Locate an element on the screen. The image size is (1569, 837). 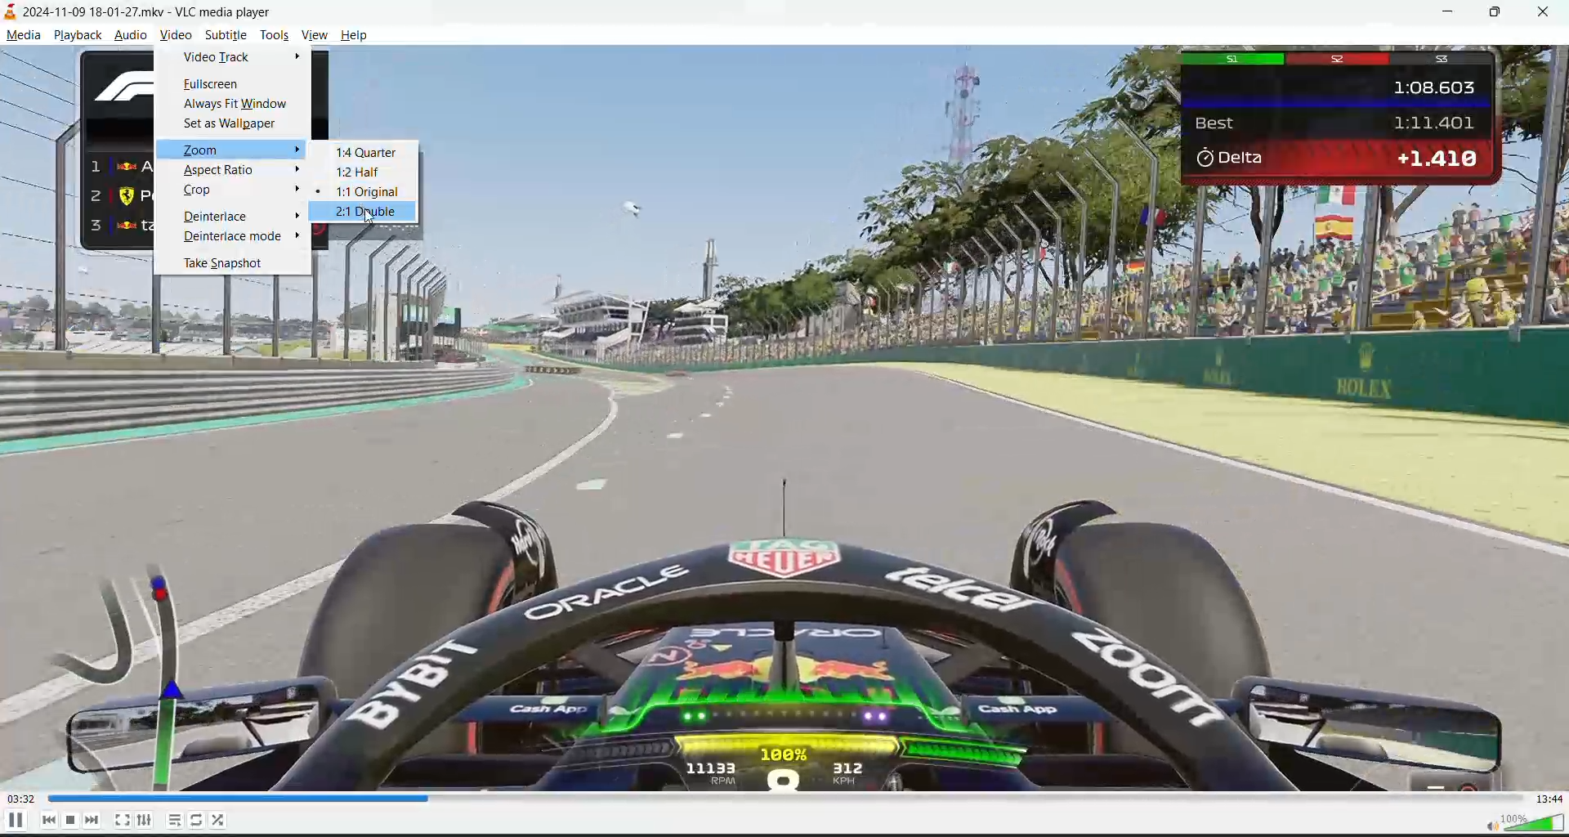
playback is located at coordinates (78, 34).